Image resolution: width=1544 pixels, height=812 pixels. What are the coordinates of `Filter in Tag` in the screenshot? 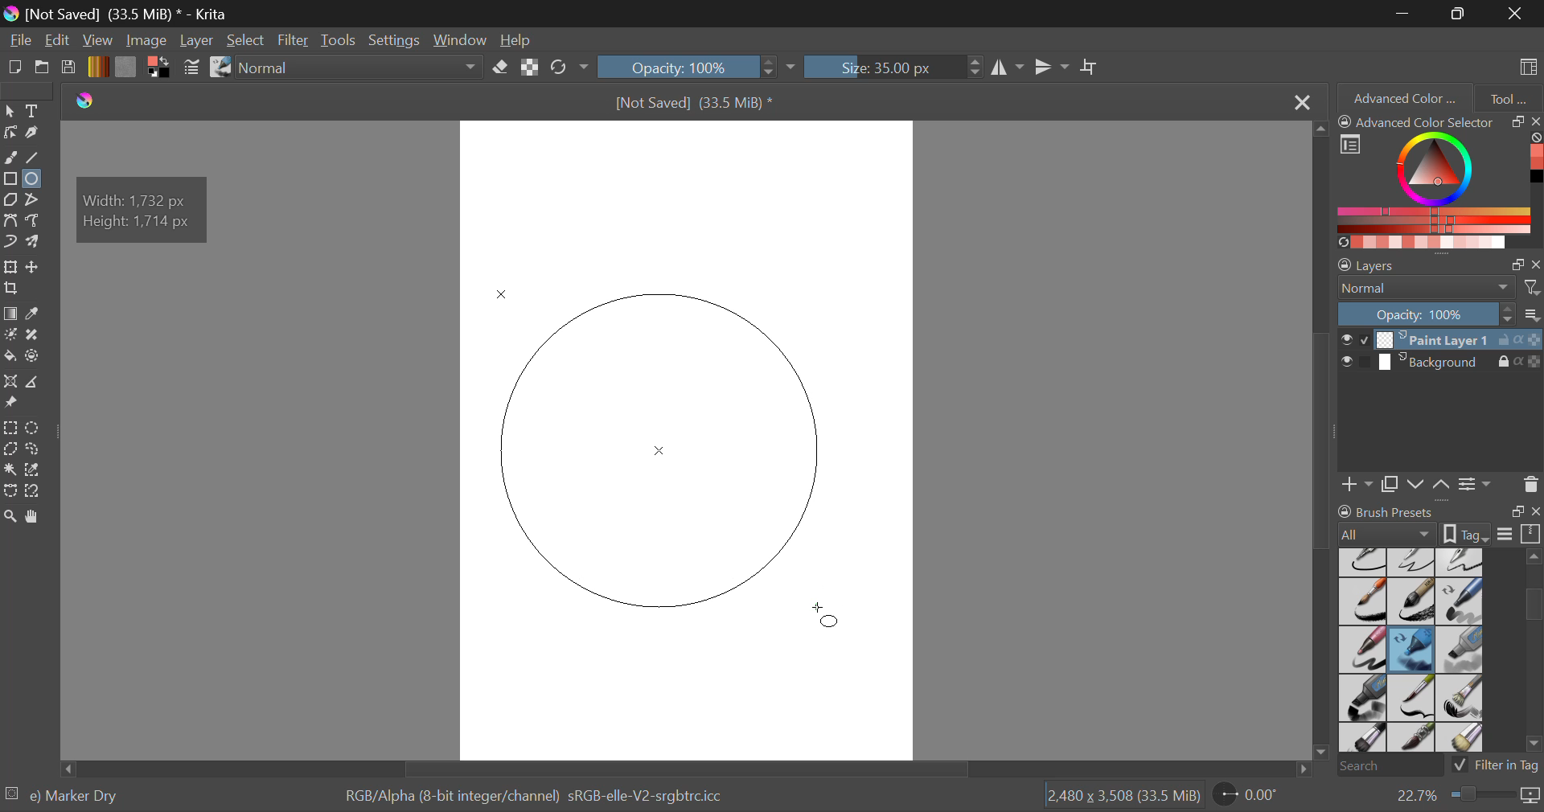 It's located at (1497, 764).